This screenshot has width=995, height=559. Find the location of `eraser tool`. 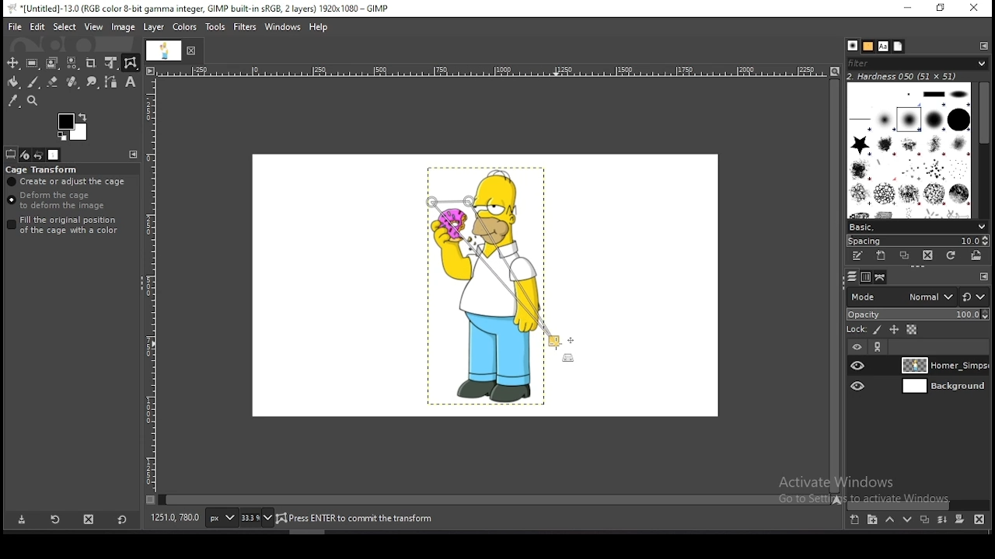

eraser tool is located at coordinates (53, 82).